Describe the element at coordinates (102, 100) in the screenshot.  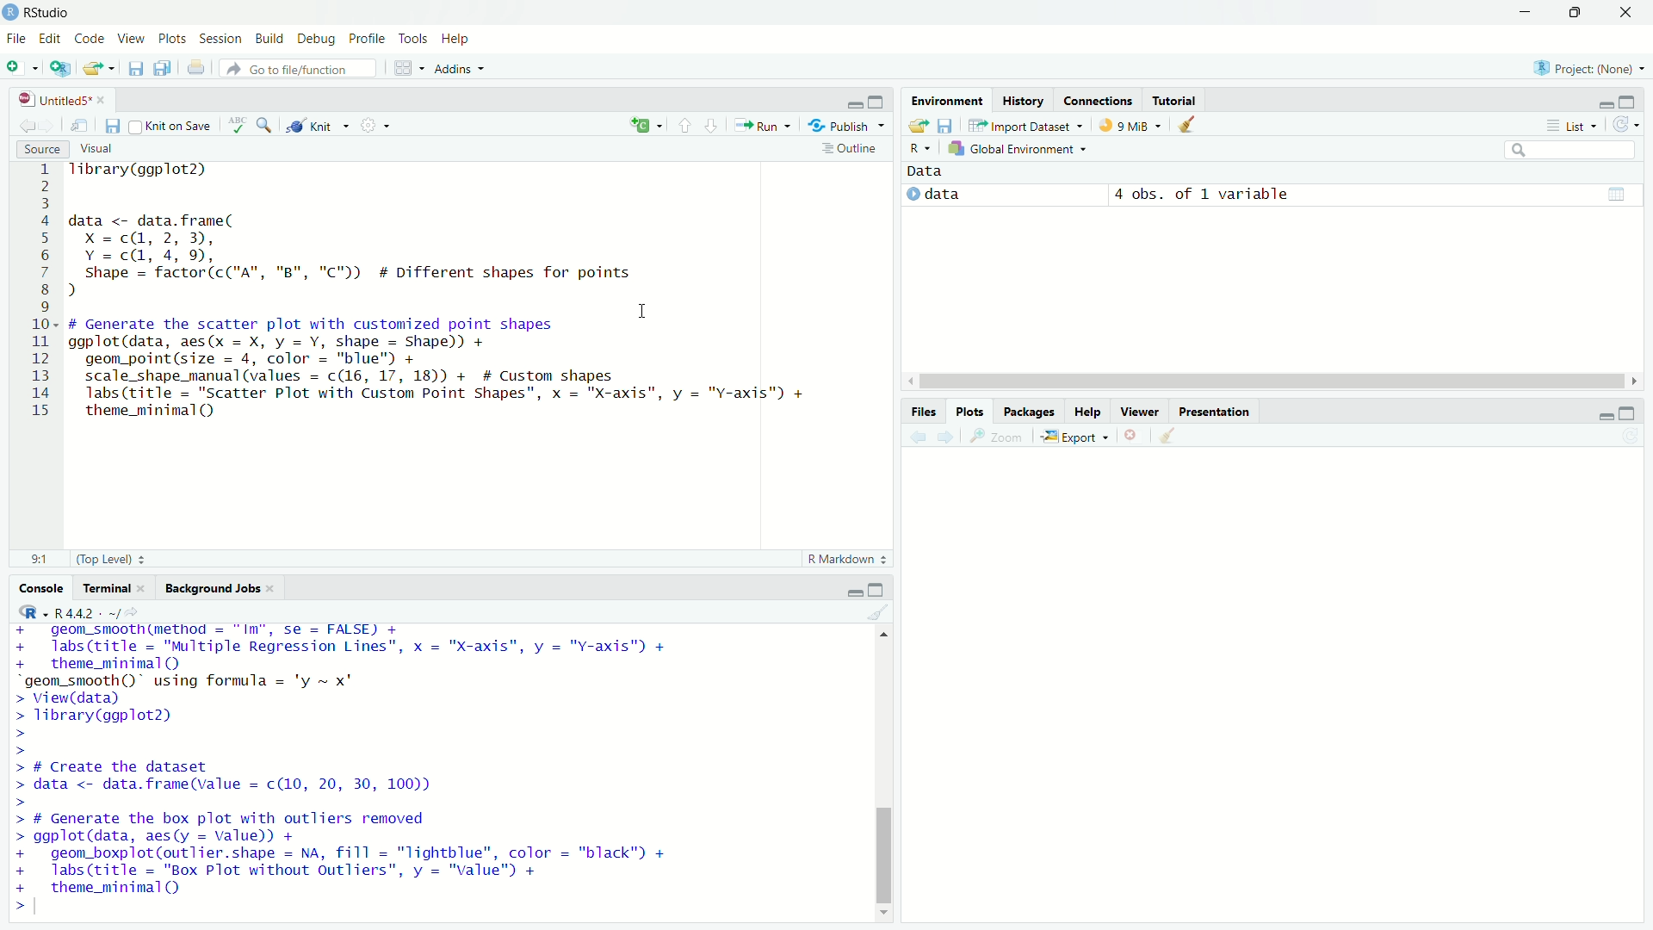
I see `close` at that location.